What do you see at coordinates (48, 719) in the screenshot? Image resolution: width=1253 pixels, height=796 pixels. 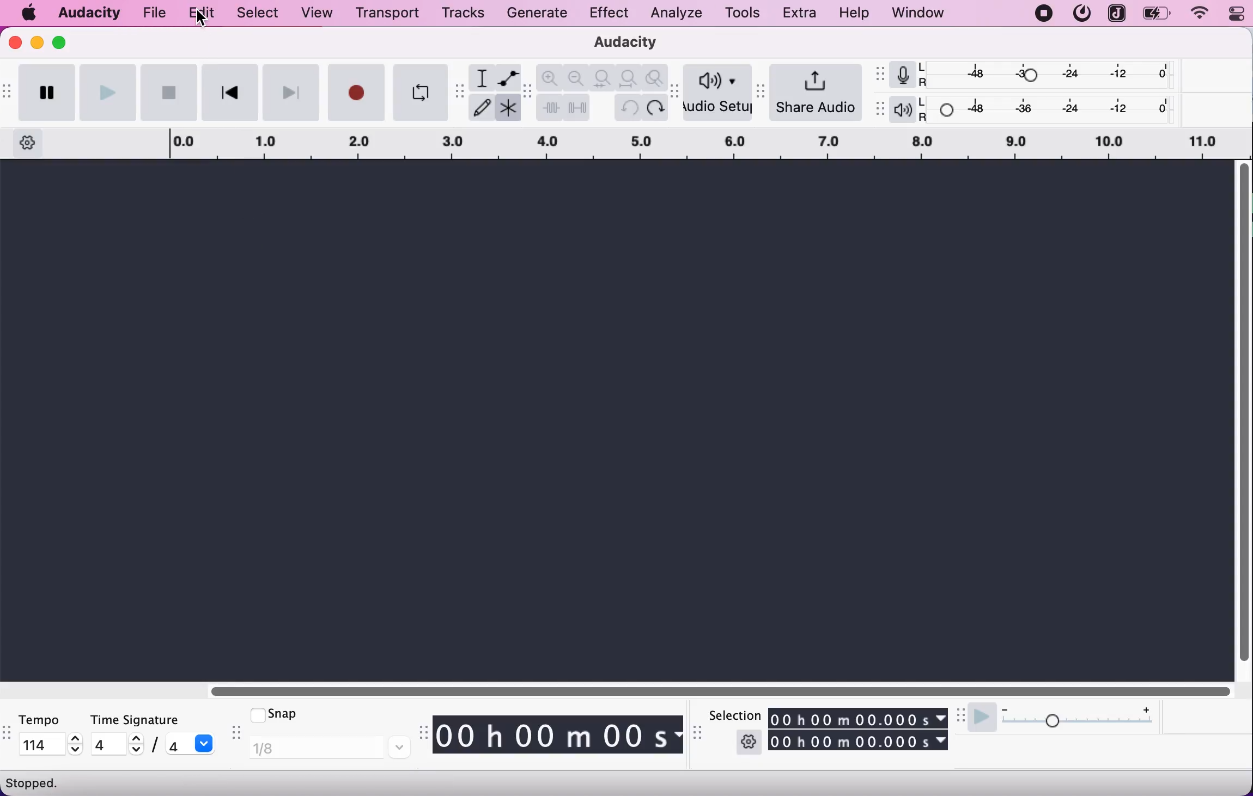 I see `tempo` at bounding box center [48, 719].